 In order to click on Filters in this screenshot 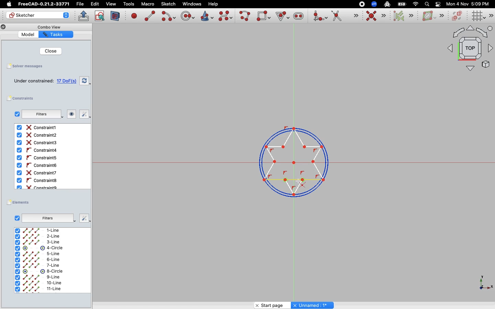, I will do `click(47, 217)`.